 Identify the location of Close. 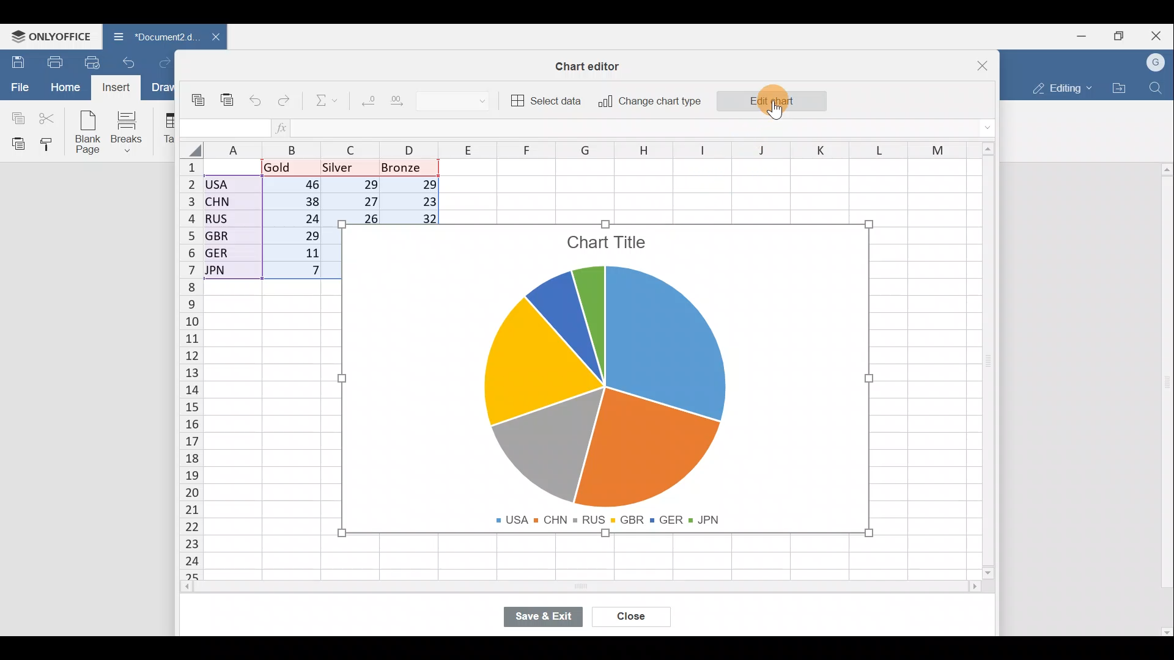
(984, 64).